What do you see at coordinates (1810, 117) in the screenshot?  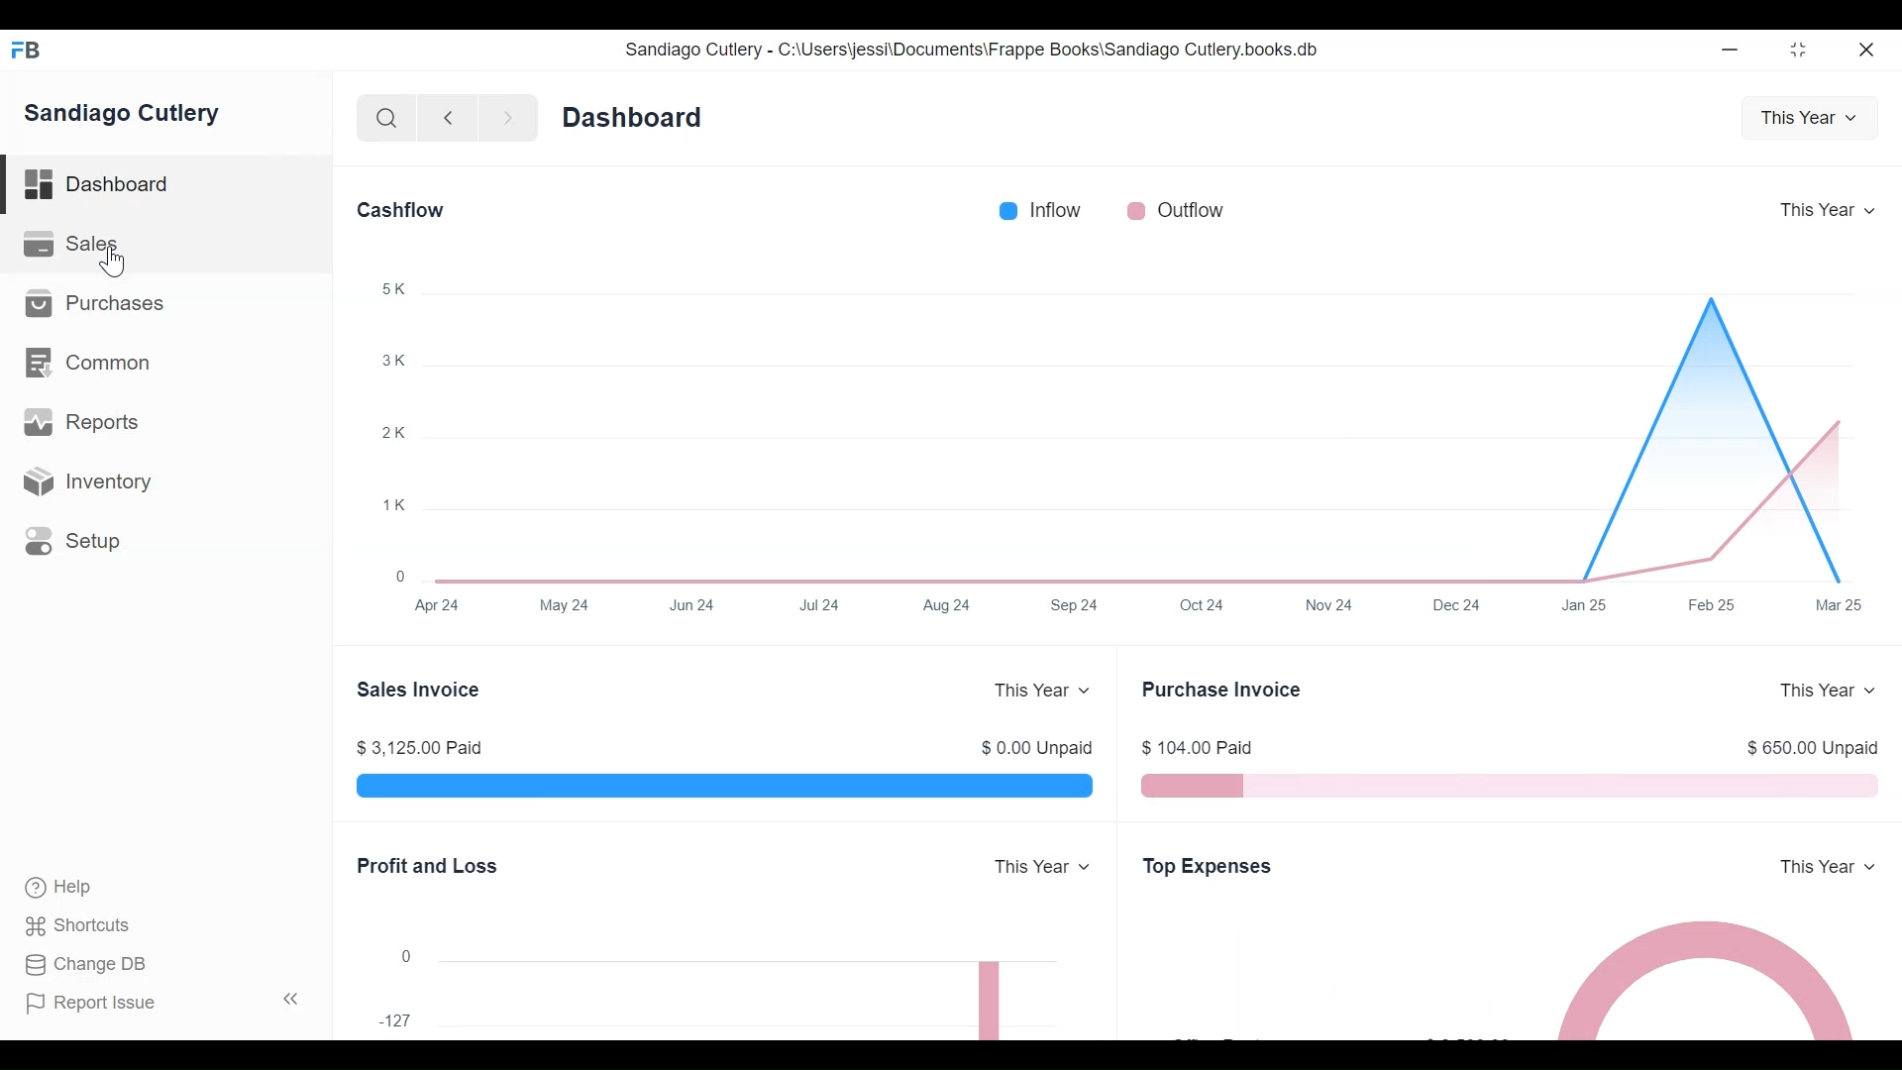 I see `This year` at bounding box center [1810, 117].